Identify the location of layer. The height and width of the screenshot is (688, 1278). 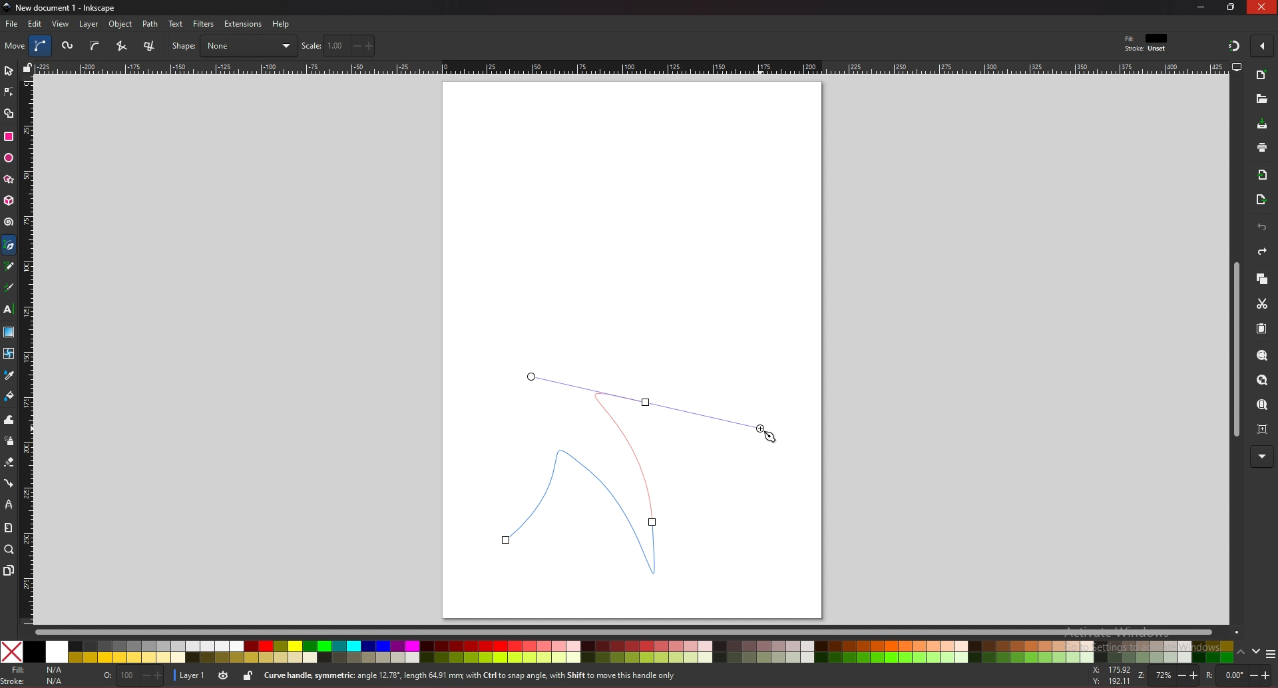
(188, 676).